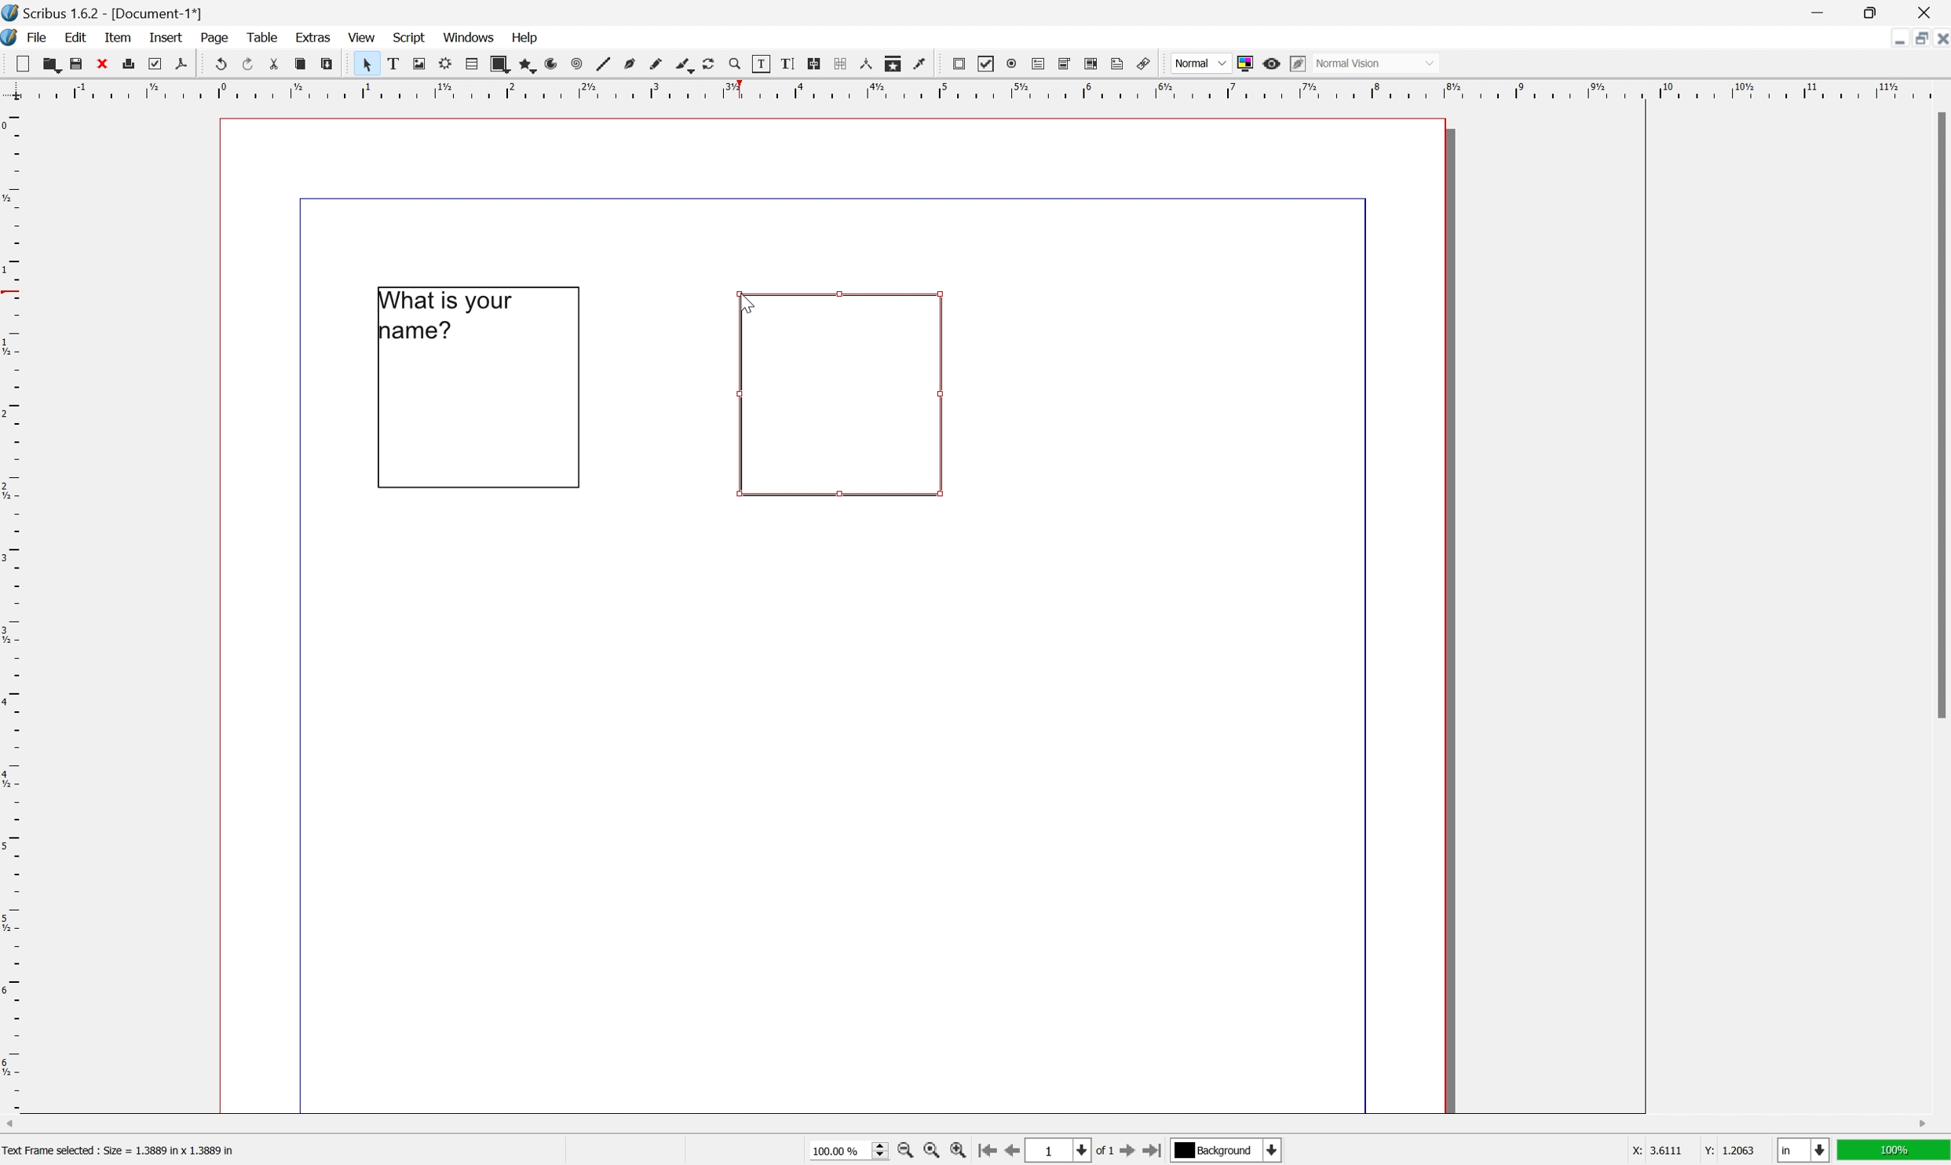 The width and height of the screenshot is (1951, 1165). I want to click on zoom in zoom out, so click(733, 64).